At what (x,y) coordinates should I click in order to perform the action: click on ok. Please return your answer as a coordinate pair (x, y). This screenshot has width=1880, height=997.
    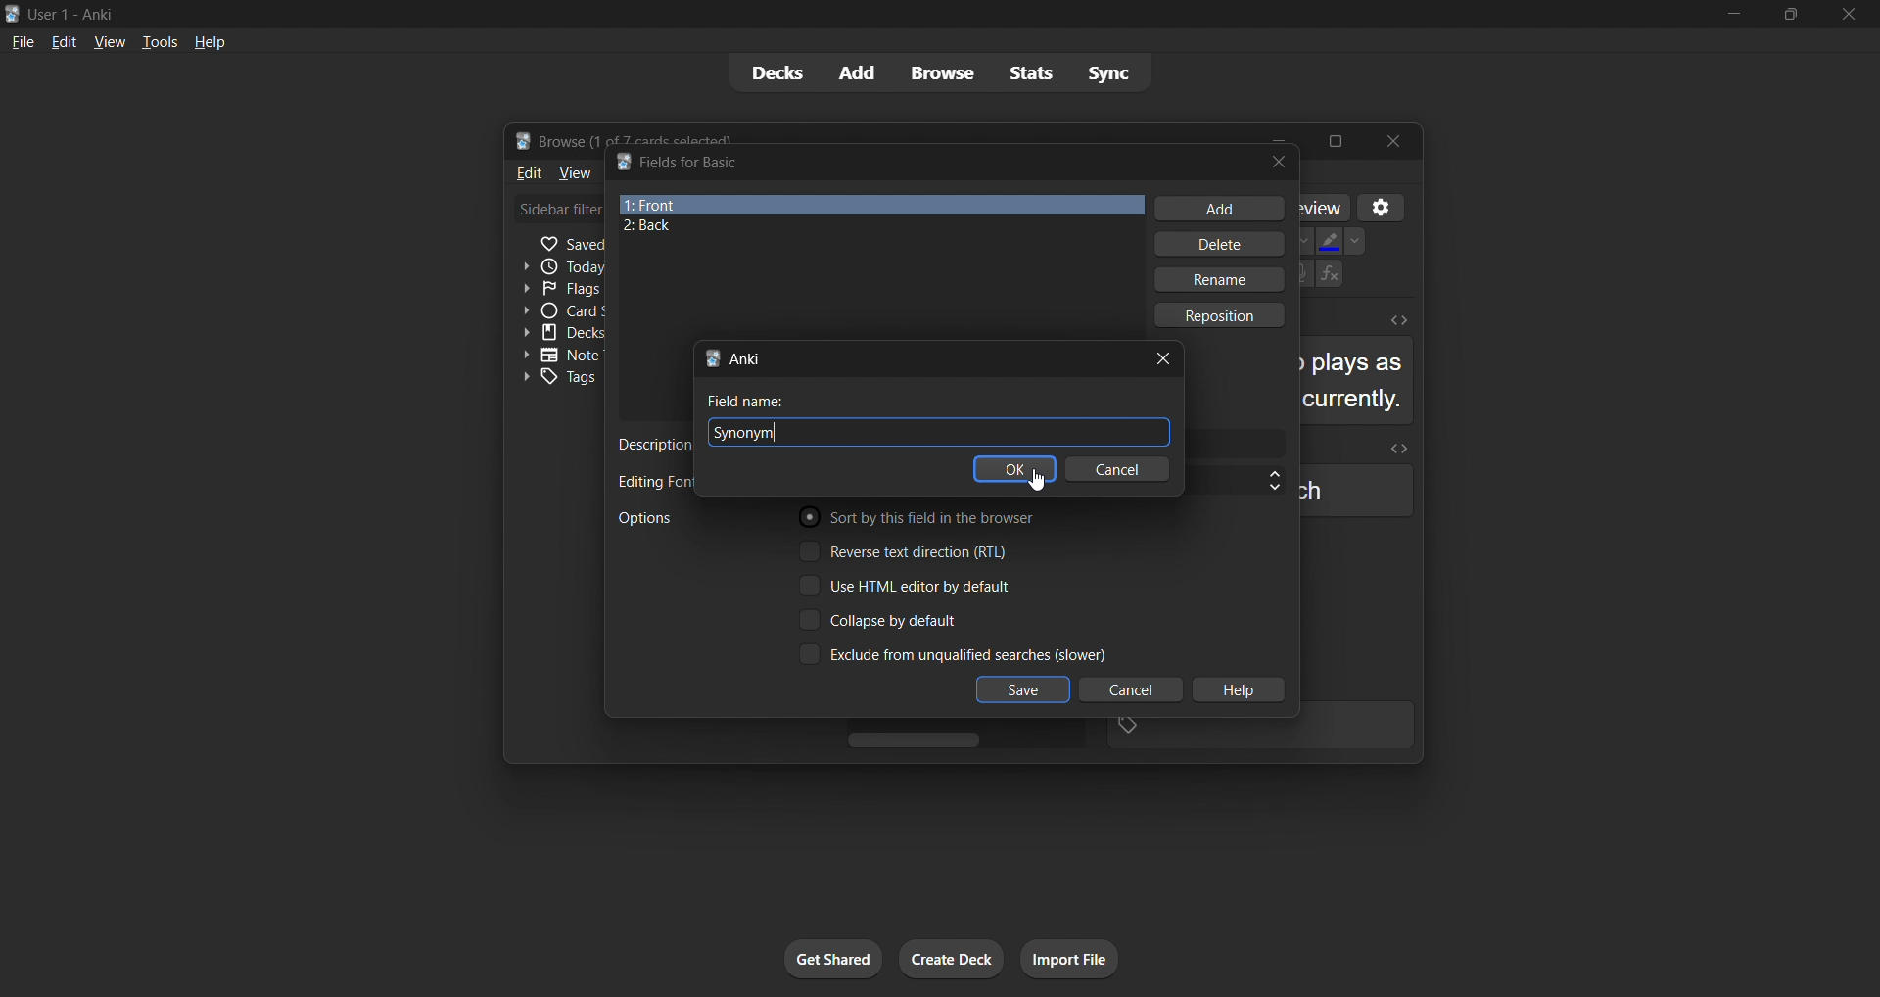
    Looking at the image, I should click on (1012, 468).